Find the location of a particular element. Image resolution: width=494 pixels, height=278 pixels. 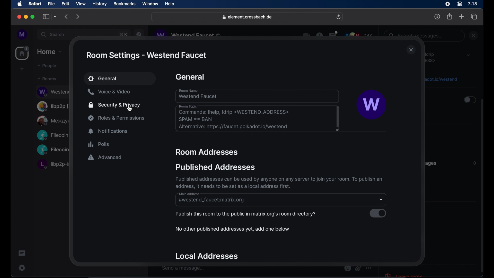

publish this room to the public in matrix.org's room directory is located at coordinates (245, 214).